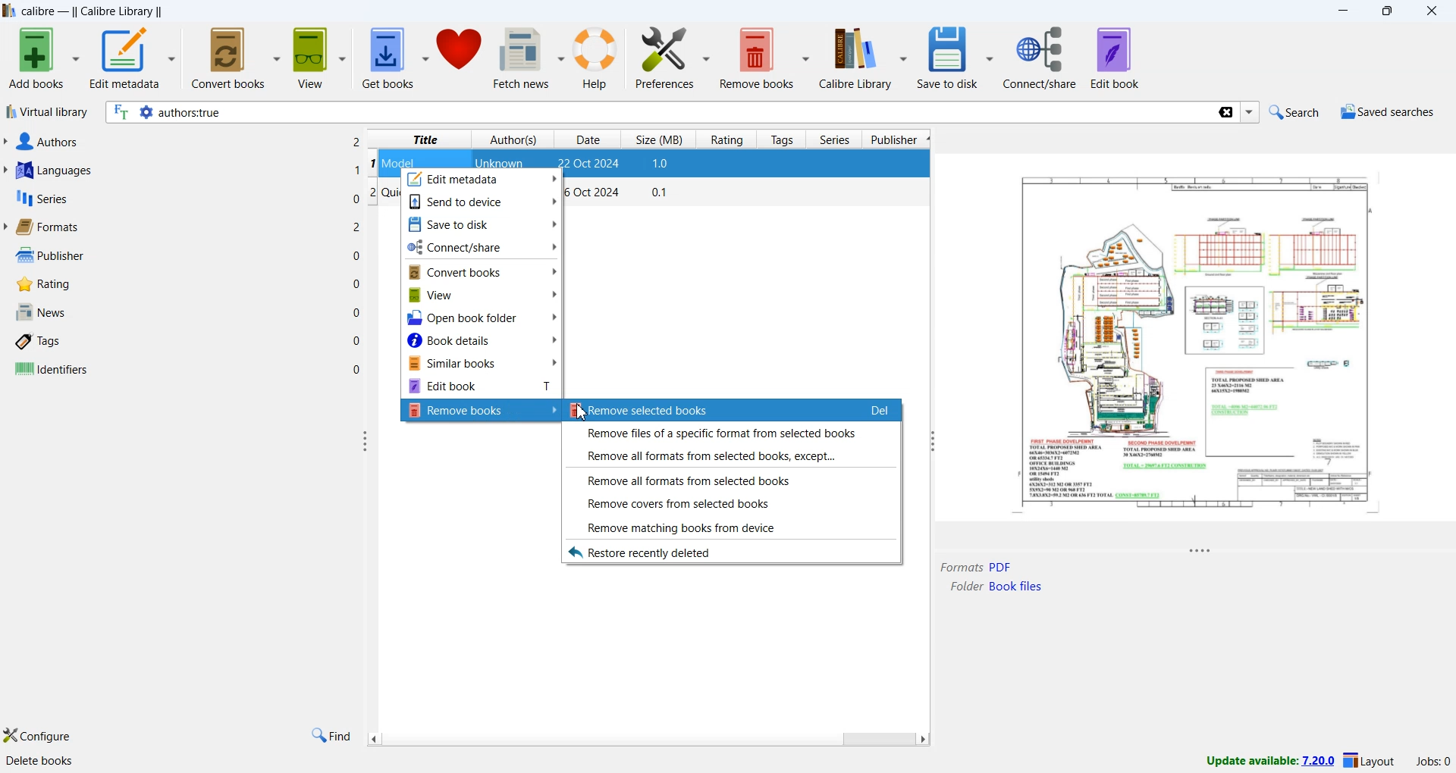  What do you see at coordinates (40, 284) in the screenshot?
I see `rating` at bounding box center [40, 284].